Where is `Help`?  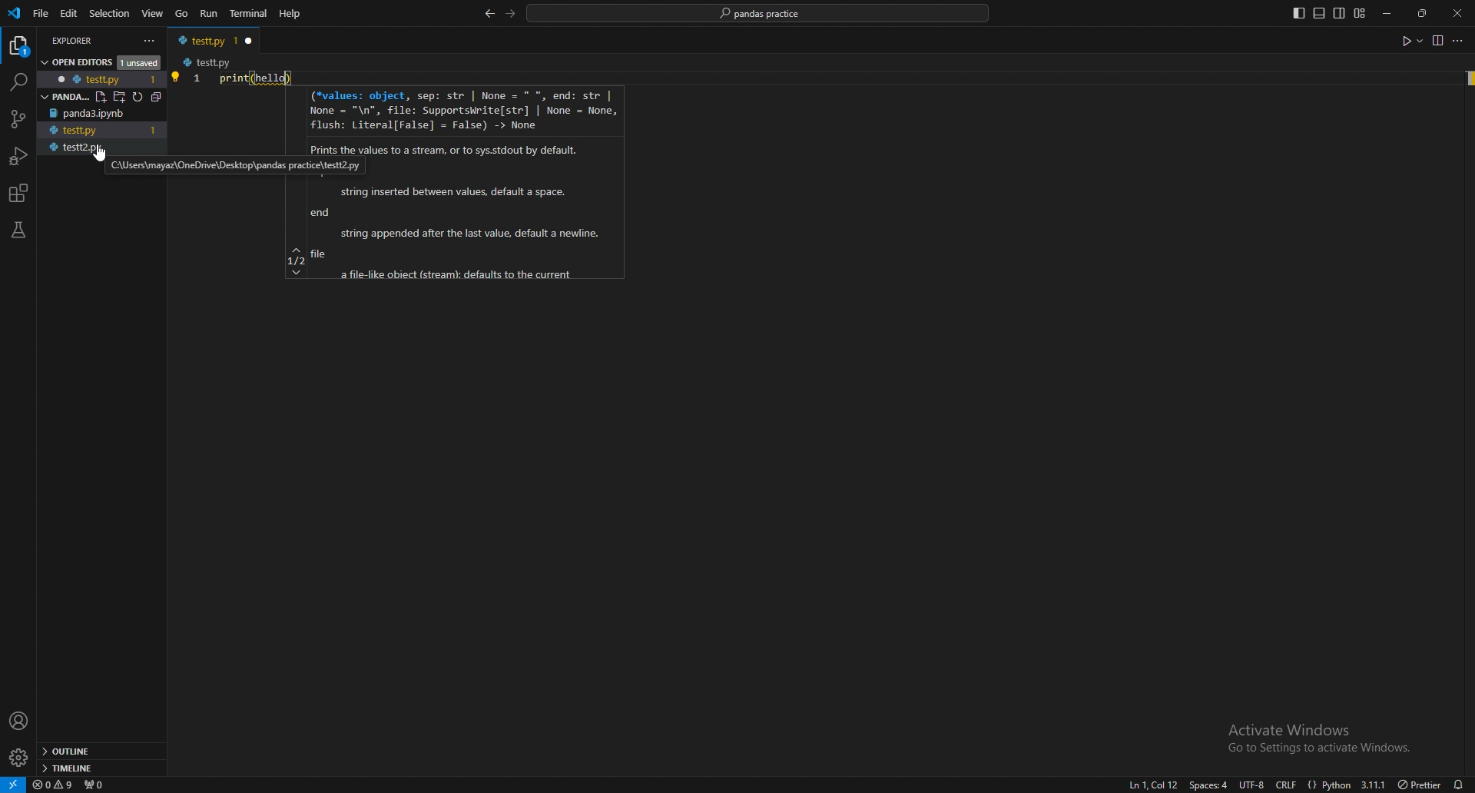 Help is located at coordinates (289, 14).